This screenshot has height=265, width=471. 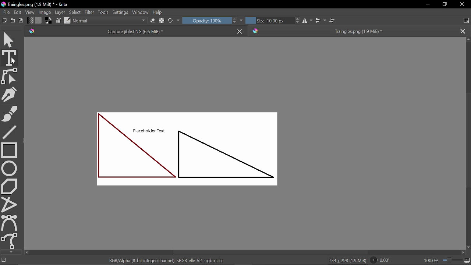 What do you see at coordinates (10, 222) in the screenshot?
I see `Bezier curve tool` at bounding box center [10, 222].